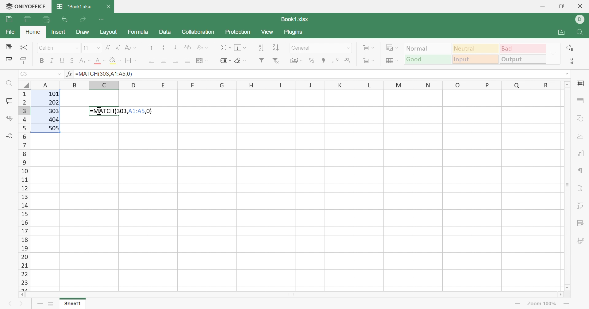 The width and height of the screenshot is (589, 309). What do you see at coordinates (198, 32) in the screenshot?
I see `Collaboration` at bounding box center [198, 32].